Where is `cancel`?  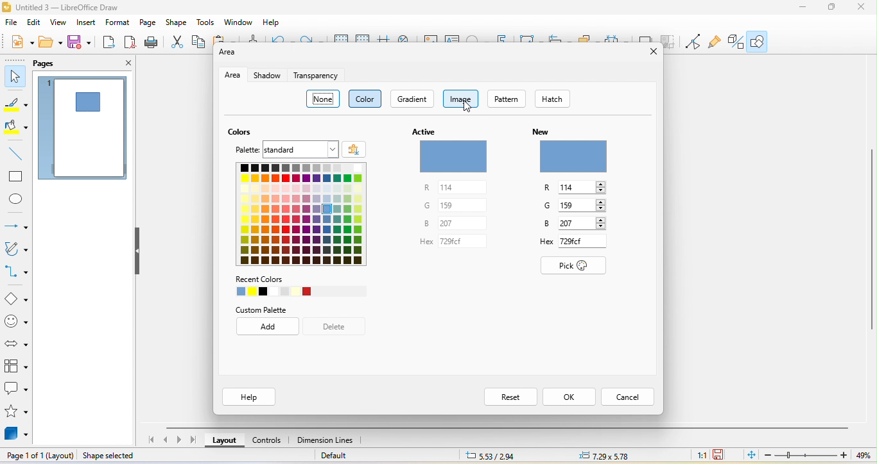 cancel is located at coordinates (629, 396).